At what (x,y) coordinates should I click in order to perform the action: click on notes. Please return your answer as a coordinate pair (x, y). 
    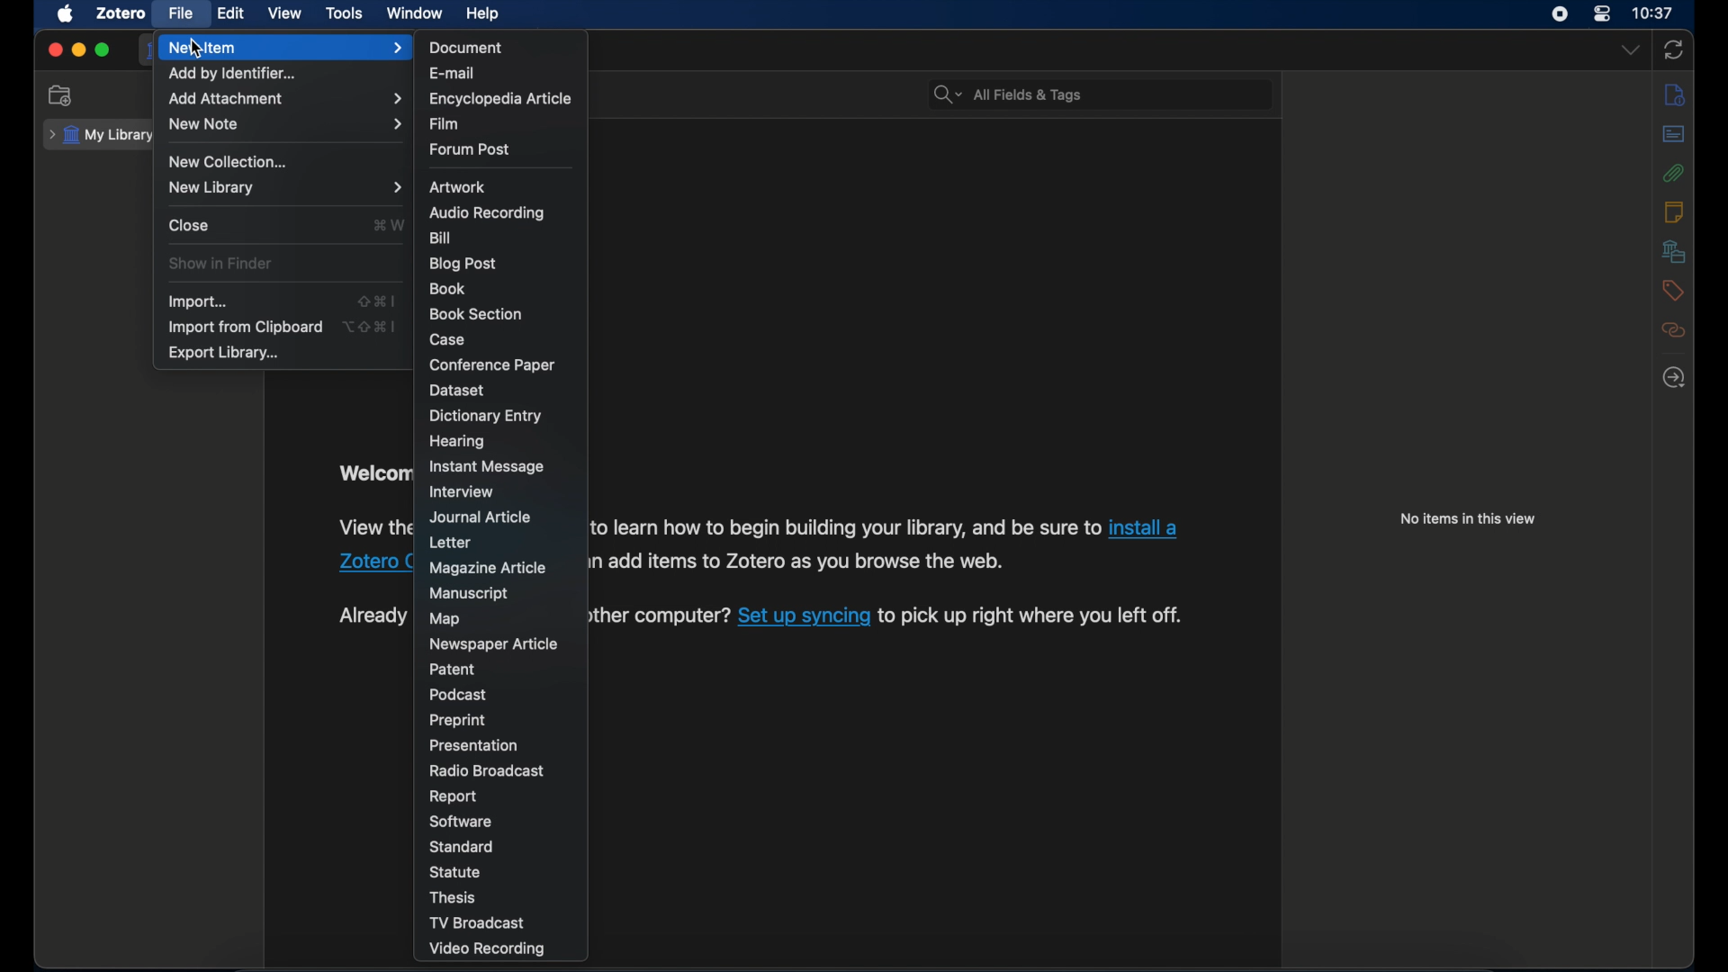
    Looking at the image, I should click on (1673, 211).